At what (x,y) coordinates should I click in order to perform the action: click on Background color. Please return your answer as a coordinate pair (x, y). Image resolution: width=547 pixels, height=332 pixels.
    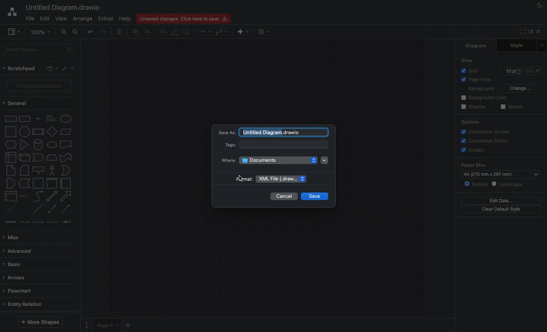
    Looking at the image, I should click on (484, 98).